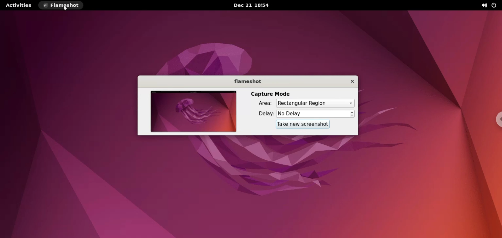 Image resolution: width=502 pixels, height=238 pixels. Describe the element at coordinates (65, 8) in the screenshot. I see `cursor` at that location.